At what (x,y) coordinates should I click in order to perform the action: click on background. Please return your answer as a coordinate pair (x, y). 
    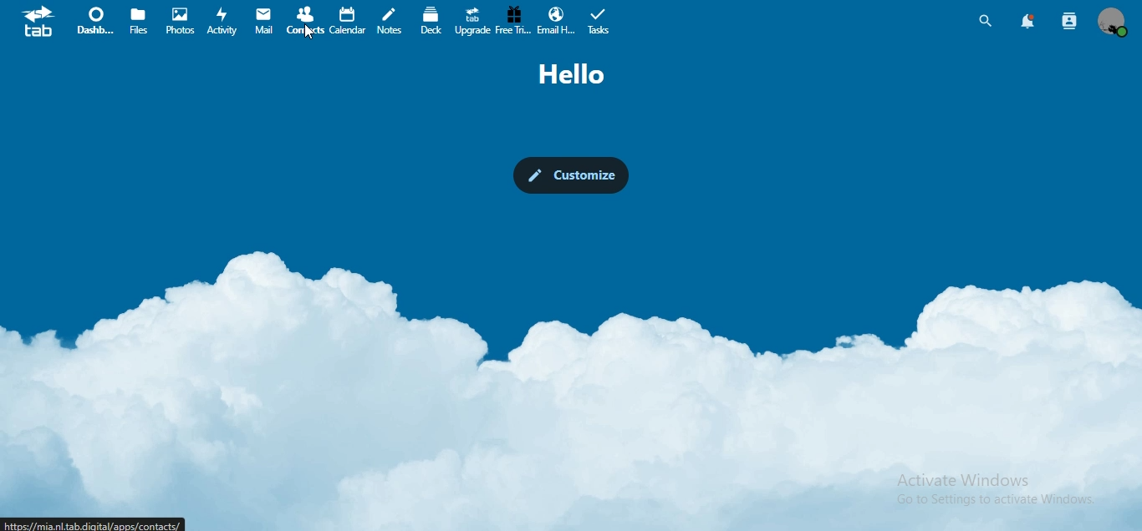
    Looking at the image, I should click on (573, 356).